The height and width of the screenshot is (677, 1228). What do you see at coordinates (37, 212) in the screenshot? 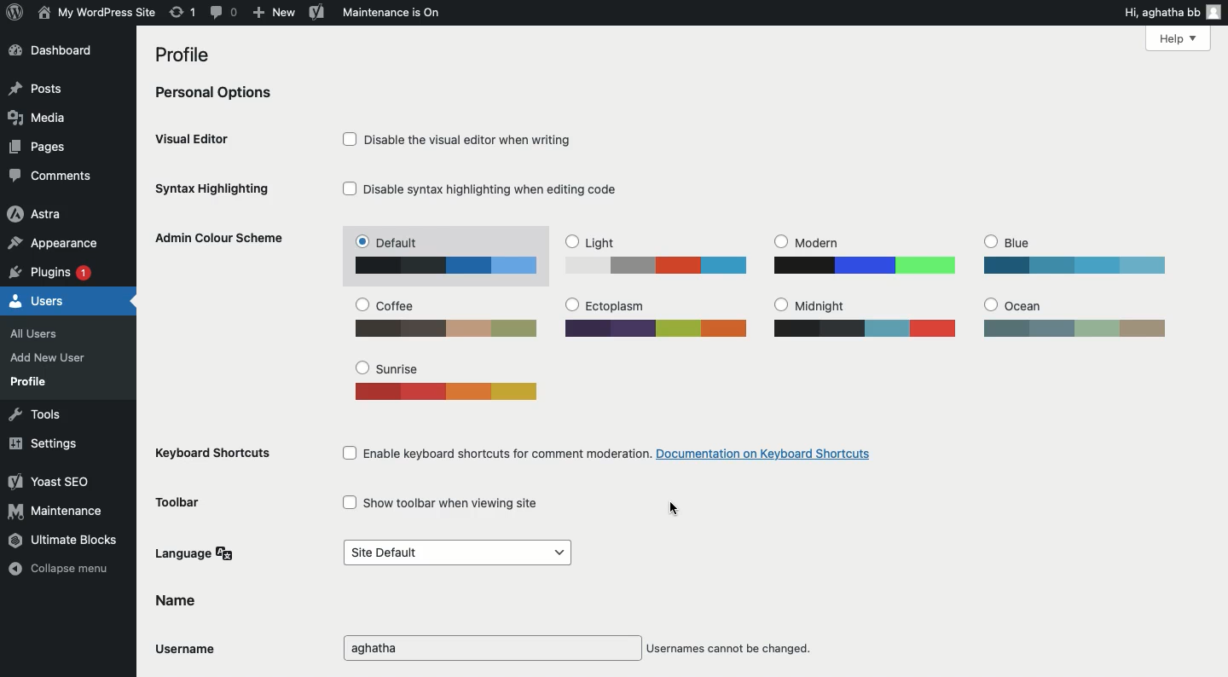
I see `Astra` at bounding box center [37, 212].